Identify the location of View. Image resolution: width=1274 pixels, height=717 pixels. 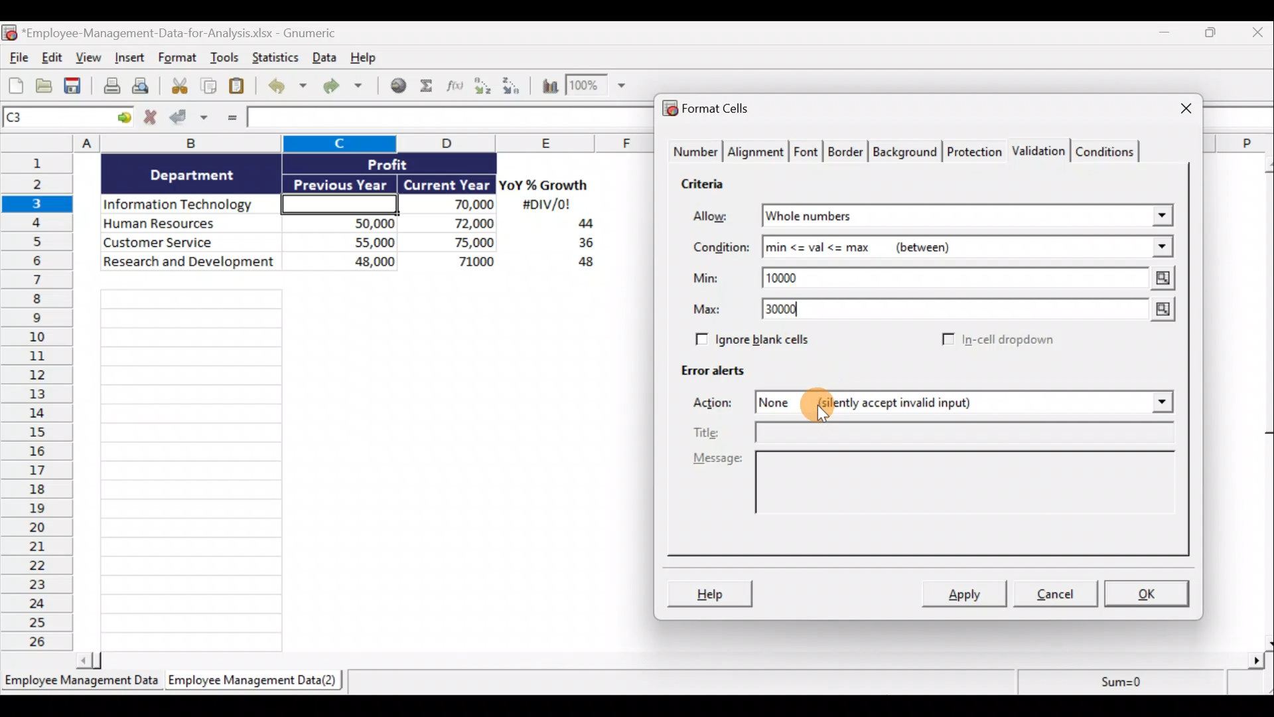
(90, 59).